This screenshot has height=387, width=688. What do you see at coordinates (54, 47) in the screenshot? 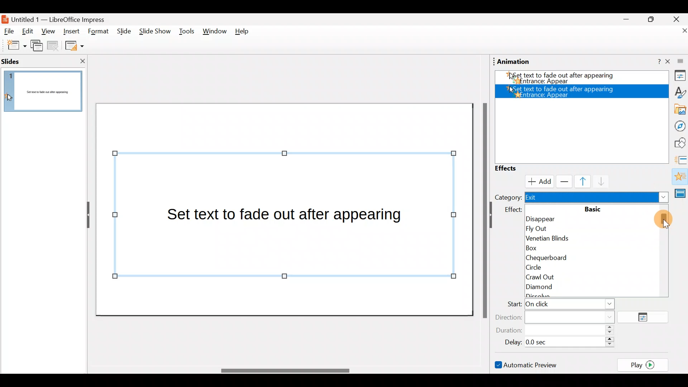
I see `Delete slide` at bounding box center [54, 47].